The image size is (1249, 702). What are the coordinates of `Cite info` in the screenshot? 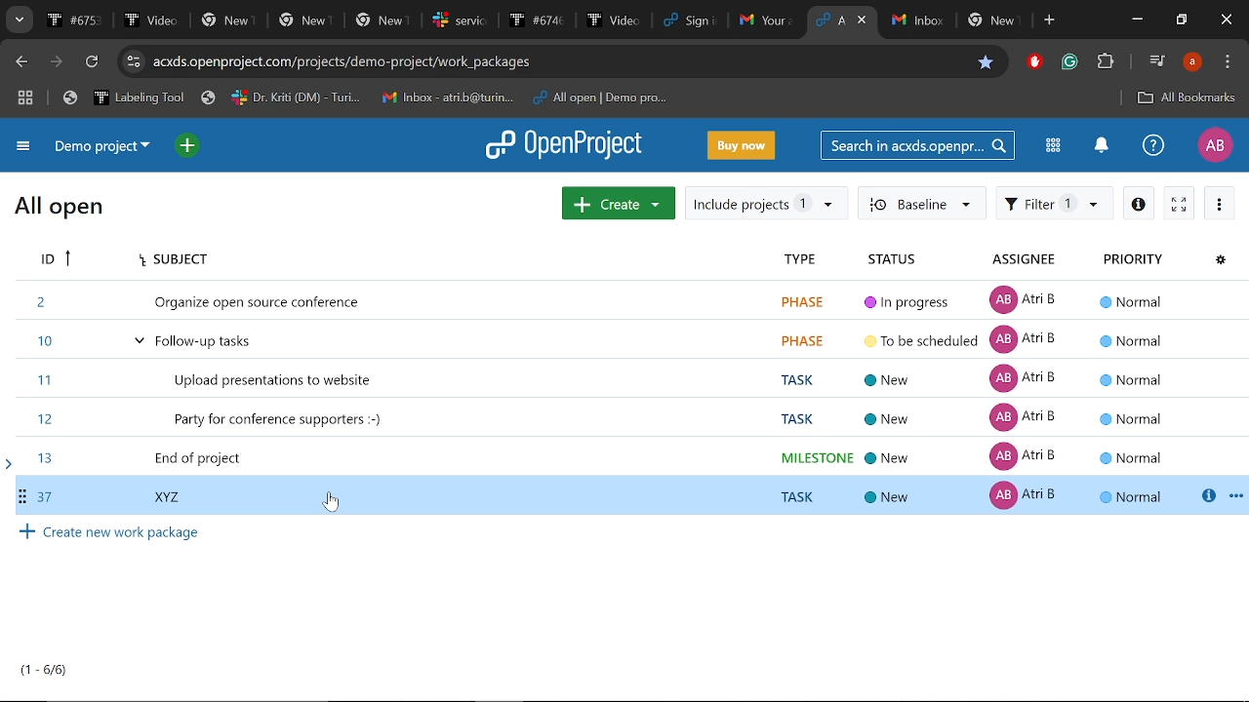 It's located at (134, 61).